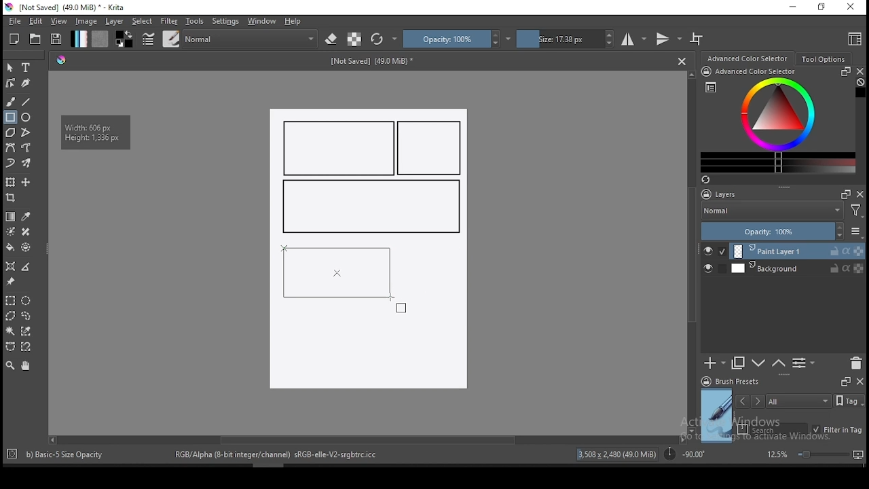  What do you see at coordinates (337, 270) in the screenshot?
I see `active  rectangle` at bounding box center [337, 270].